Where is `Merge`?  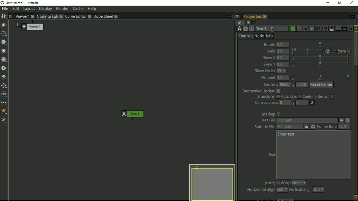 Merge is located at coordinates (5, 77).